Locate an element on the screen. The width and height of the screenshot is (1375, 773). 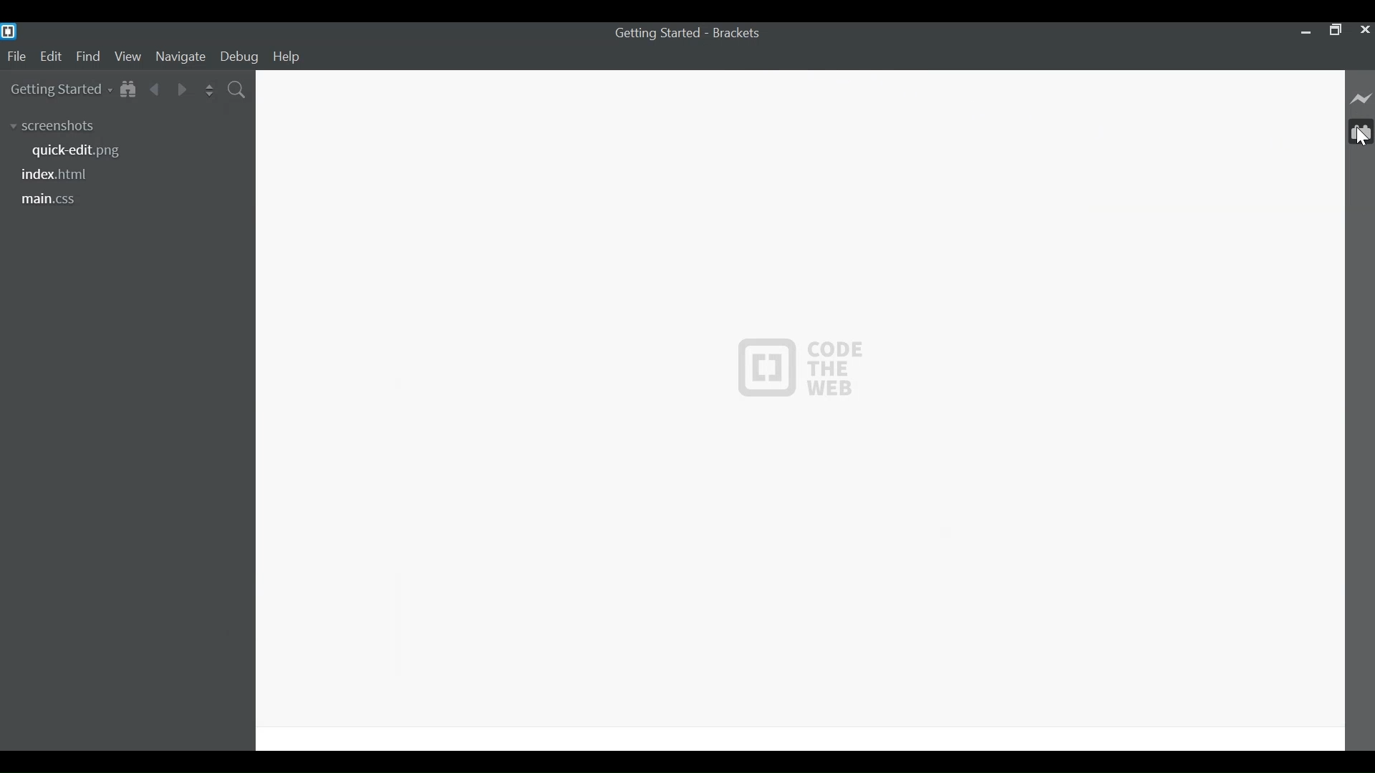
index.html is located at coordinates (57, 173).